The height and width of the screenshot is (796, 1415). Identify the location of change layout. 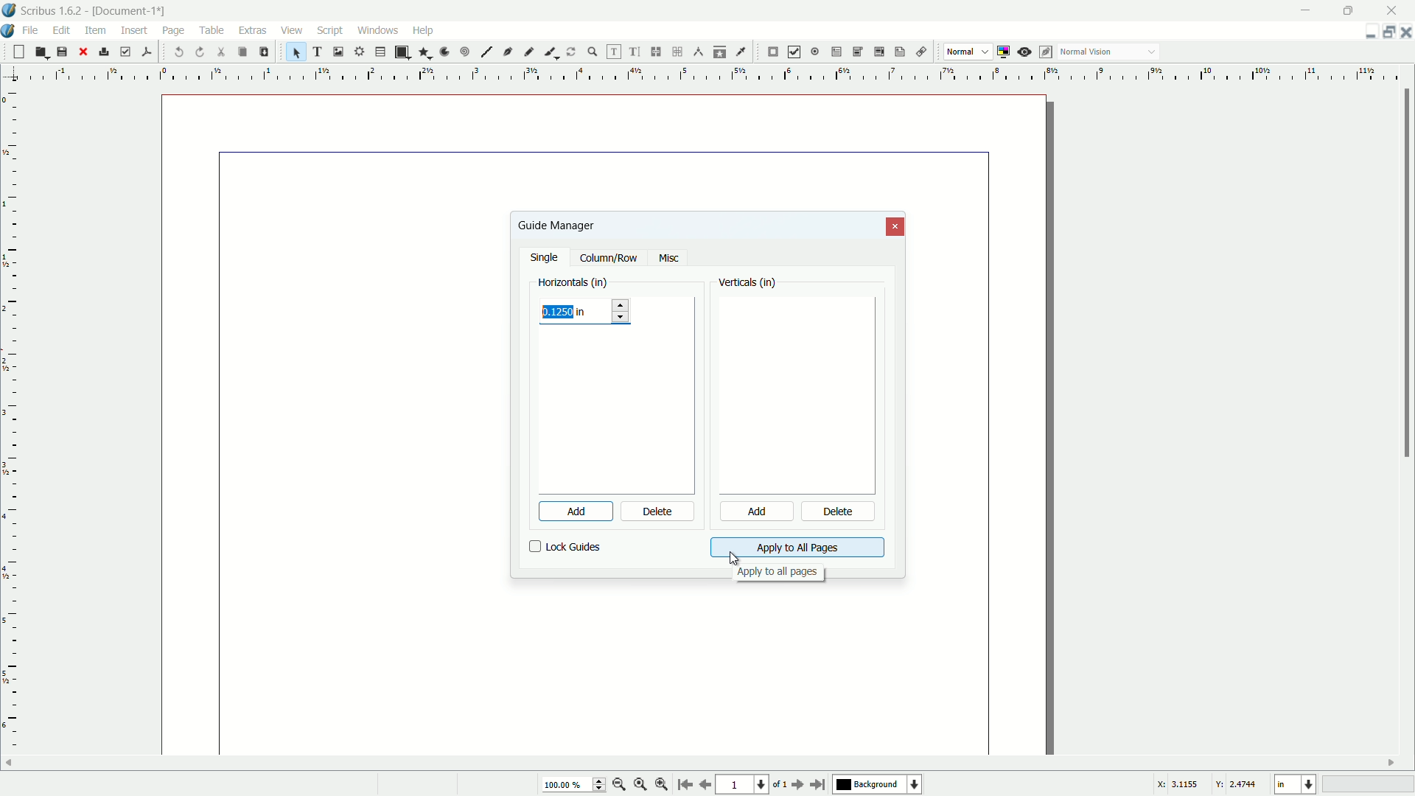
(1386, 32).